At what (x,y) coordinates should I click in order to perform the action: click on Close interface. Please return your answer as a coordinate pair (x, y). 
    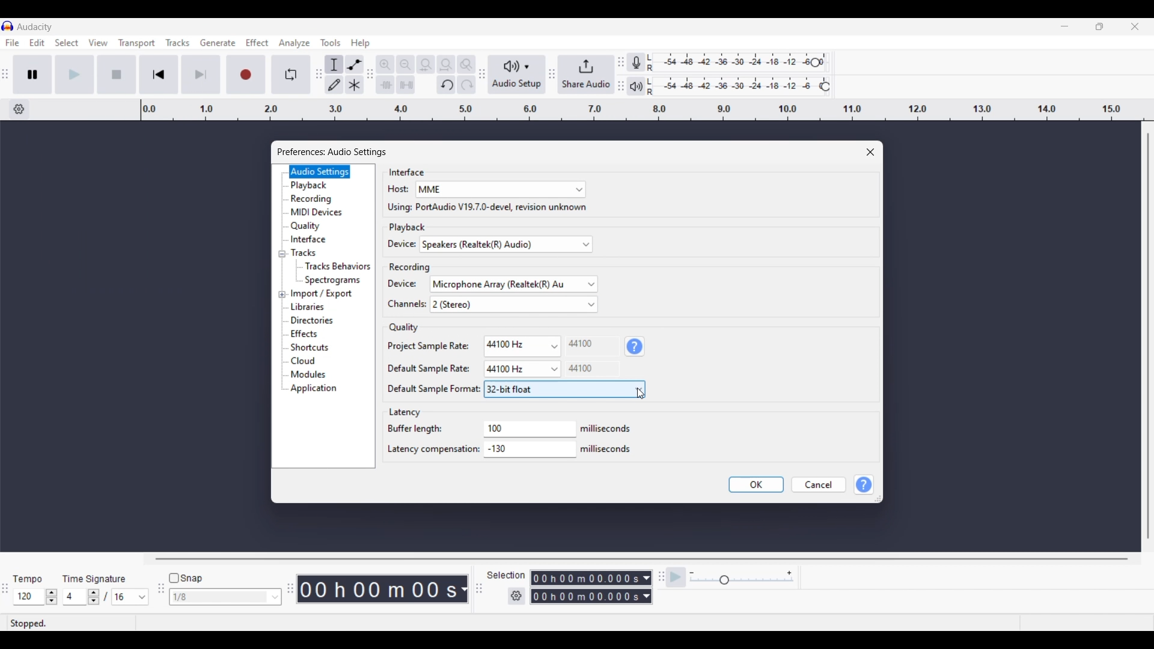
    Looking at the image, I should click on (1135, 26).